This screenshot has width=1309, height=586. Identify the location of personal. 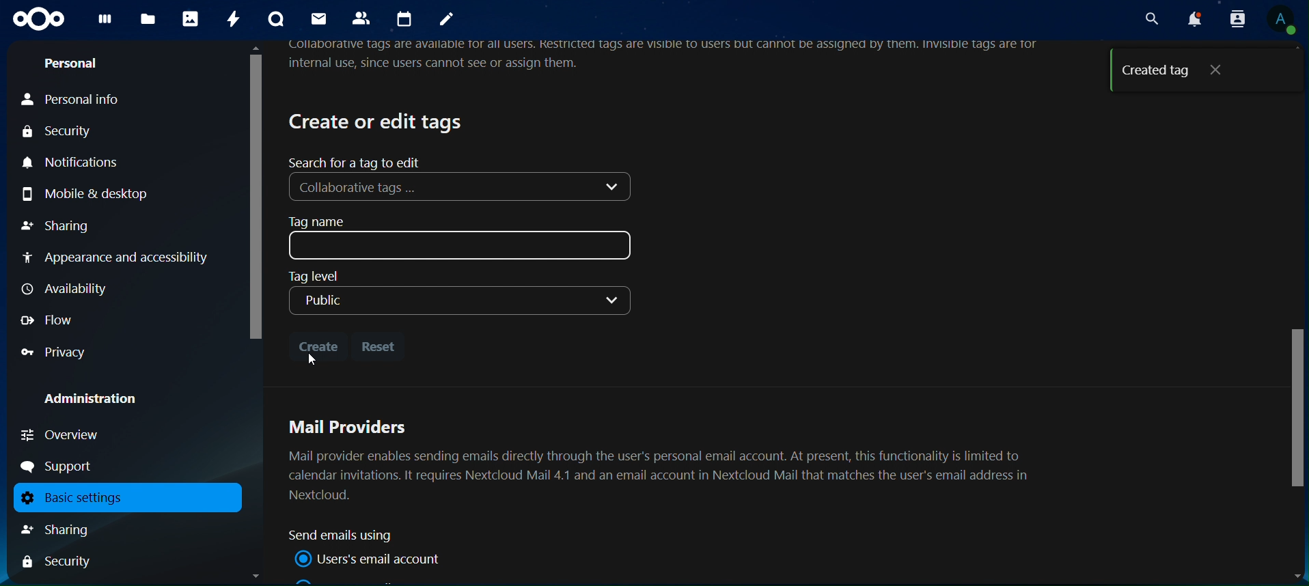
(72, 66).